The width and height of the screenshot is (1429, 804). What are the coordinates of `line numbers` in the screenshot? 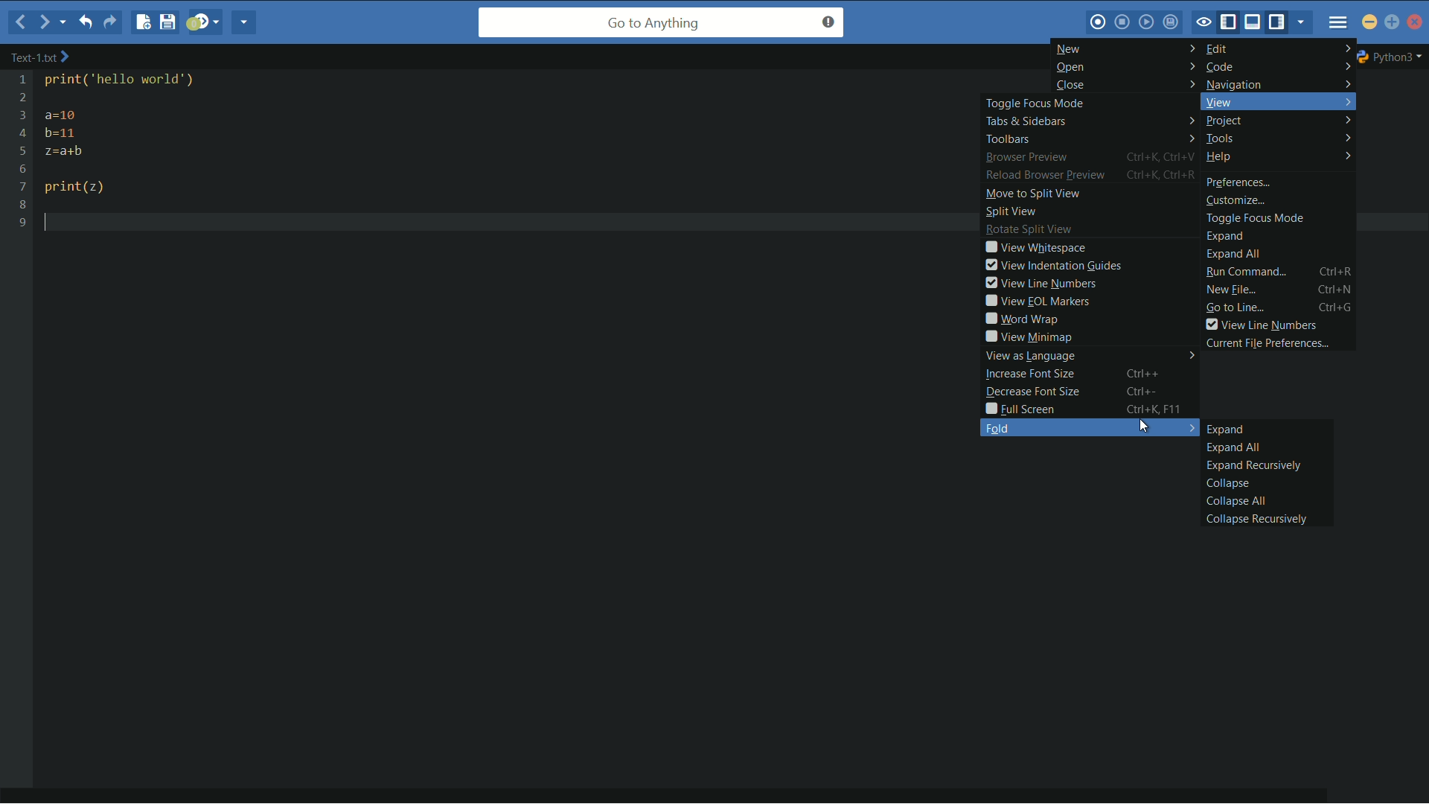 It's located at (22, 151).